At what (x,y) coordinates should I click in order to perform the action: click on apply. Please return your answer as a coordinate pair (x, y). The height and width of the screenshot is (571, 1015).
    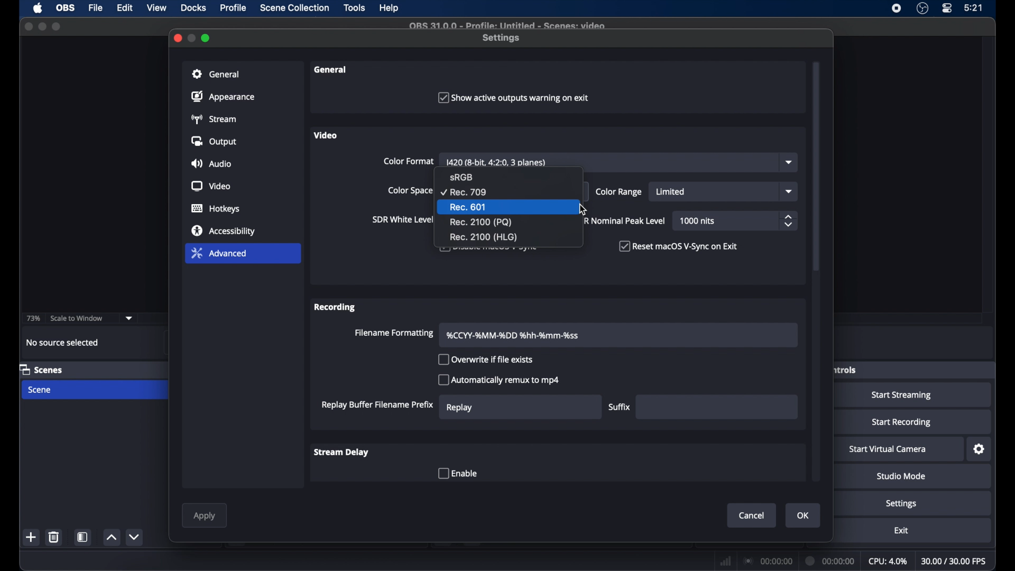
    Looking at the image, I should click on (204, 516).